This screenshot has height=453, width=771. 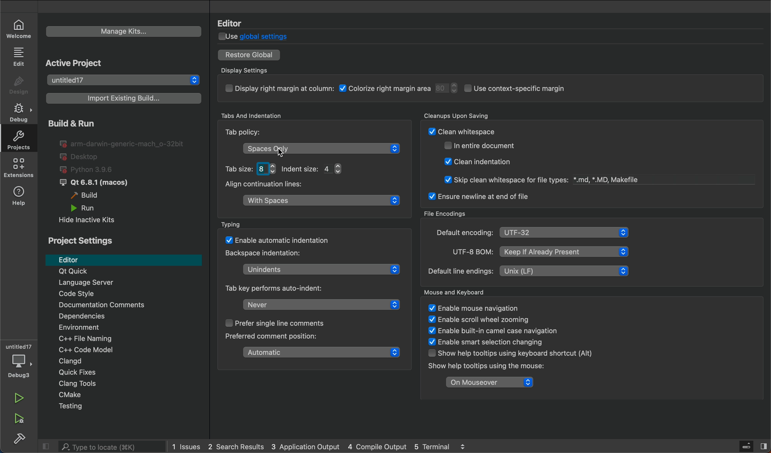 What do you see at coordinates (17, 421) in the screenshot?
I see `run and debug` at bounding box center [17, 421].